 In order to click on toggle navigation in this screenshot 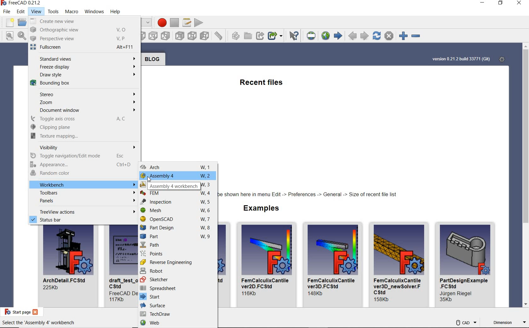, I will do `click(83, 156)`.